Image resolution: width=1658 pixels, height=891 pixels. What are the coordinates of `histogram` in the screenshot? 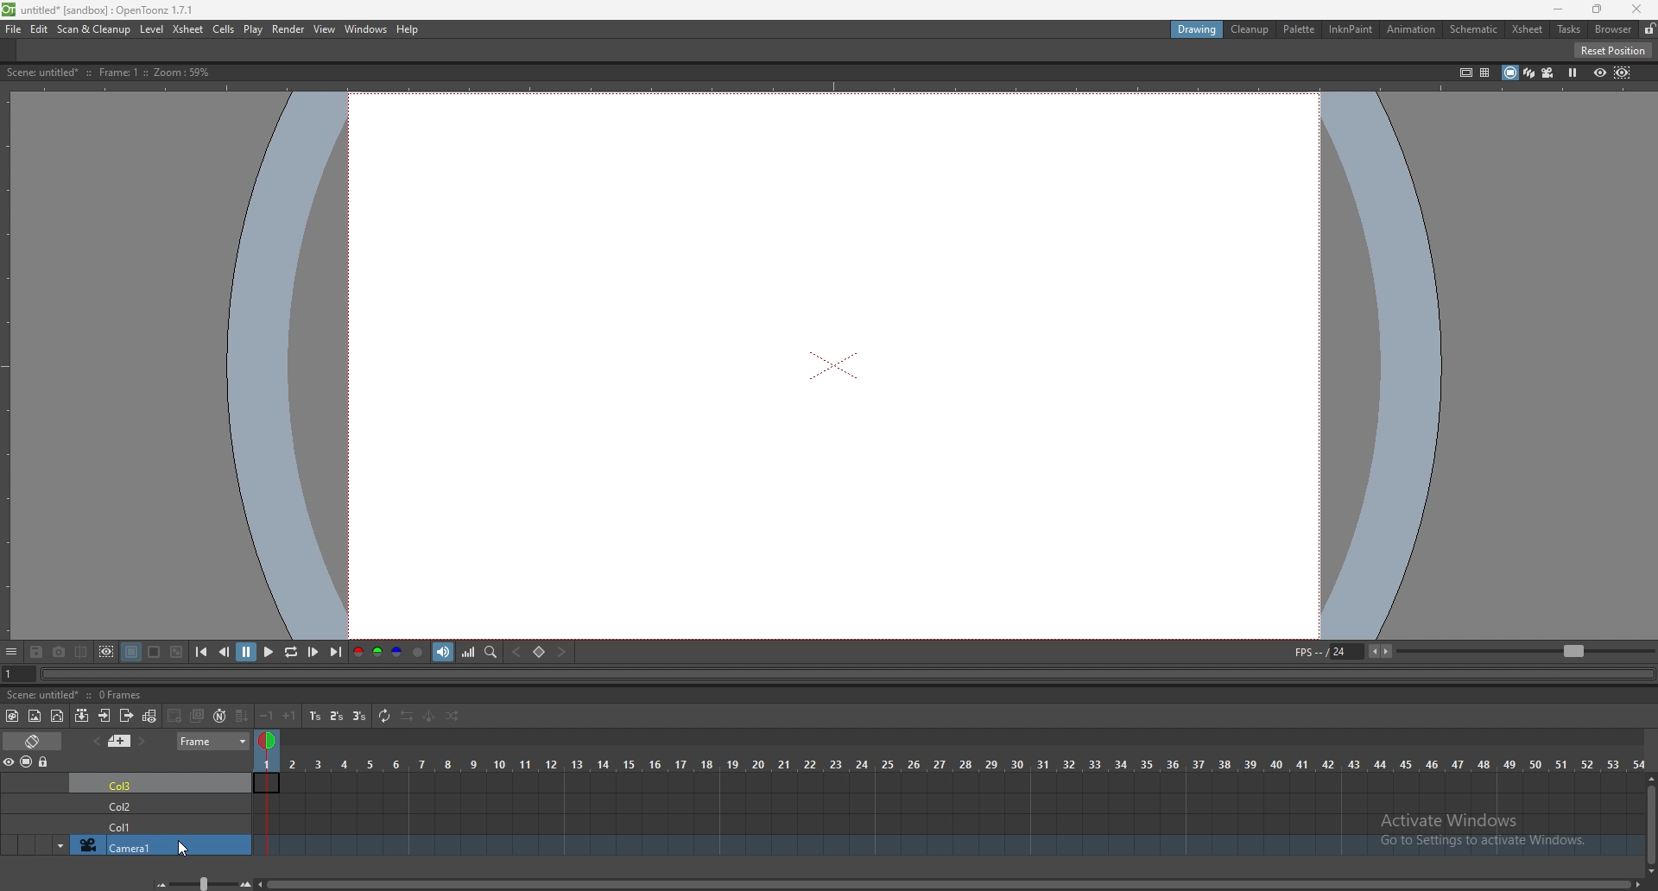 It's located at (470, 652).